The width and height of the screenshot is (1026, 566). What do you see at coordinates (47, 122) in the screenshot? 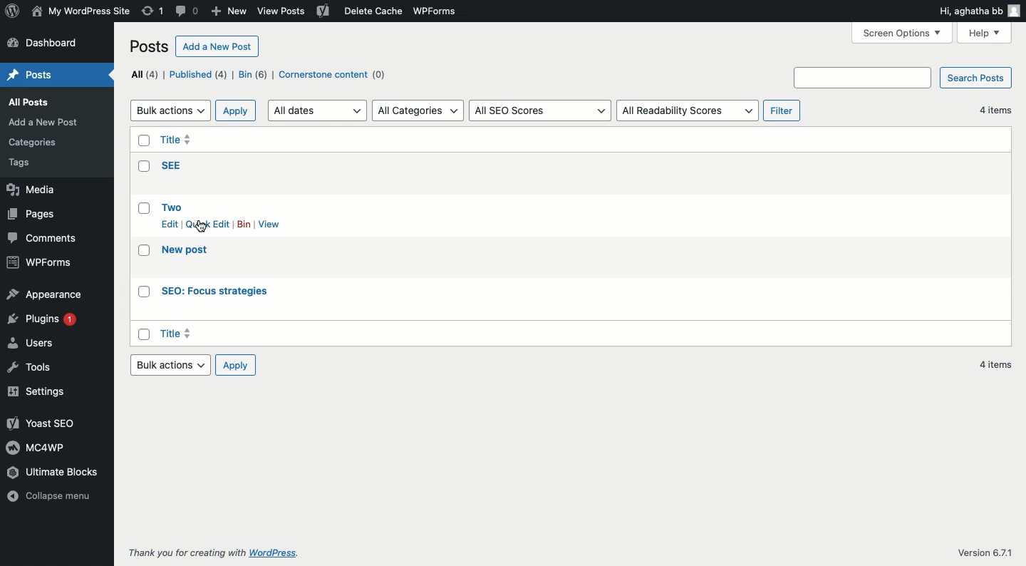
I see `Add a new post` at bounding box center [47, 122].